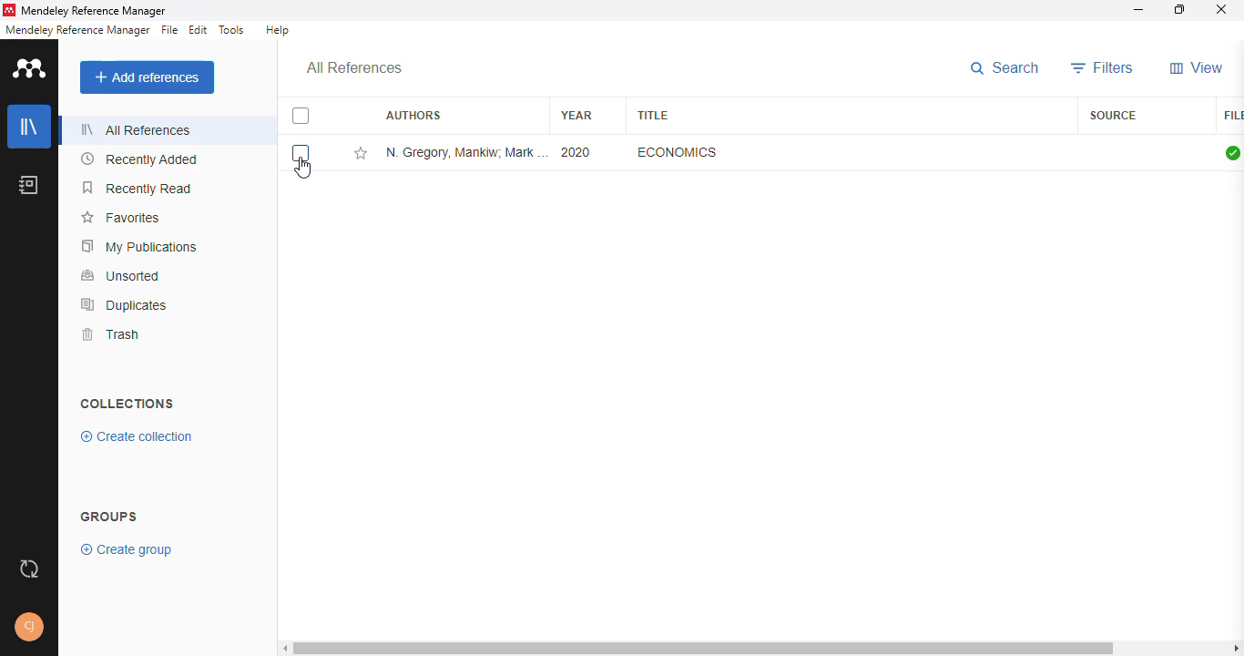 The width and height of the screenshot is (1244, 656). I want to click on library, so click(29, 125).